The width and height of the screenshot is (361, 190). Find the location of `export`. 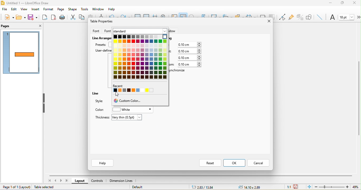

export is located at coordinates (44, 17).